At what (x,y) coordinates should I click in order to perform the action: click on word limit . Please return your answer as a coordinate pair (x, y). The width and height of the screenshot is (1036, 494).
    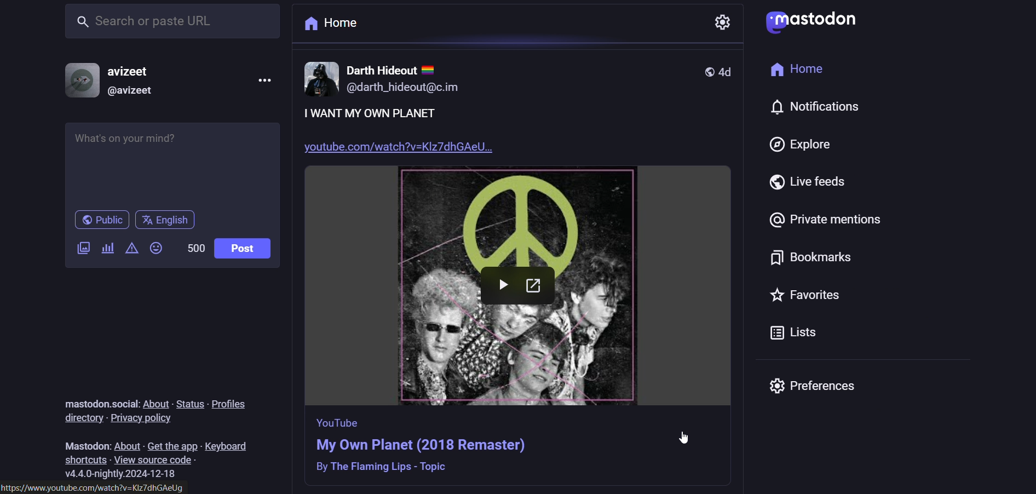
    Looking at the image, I should click on (195, 251).